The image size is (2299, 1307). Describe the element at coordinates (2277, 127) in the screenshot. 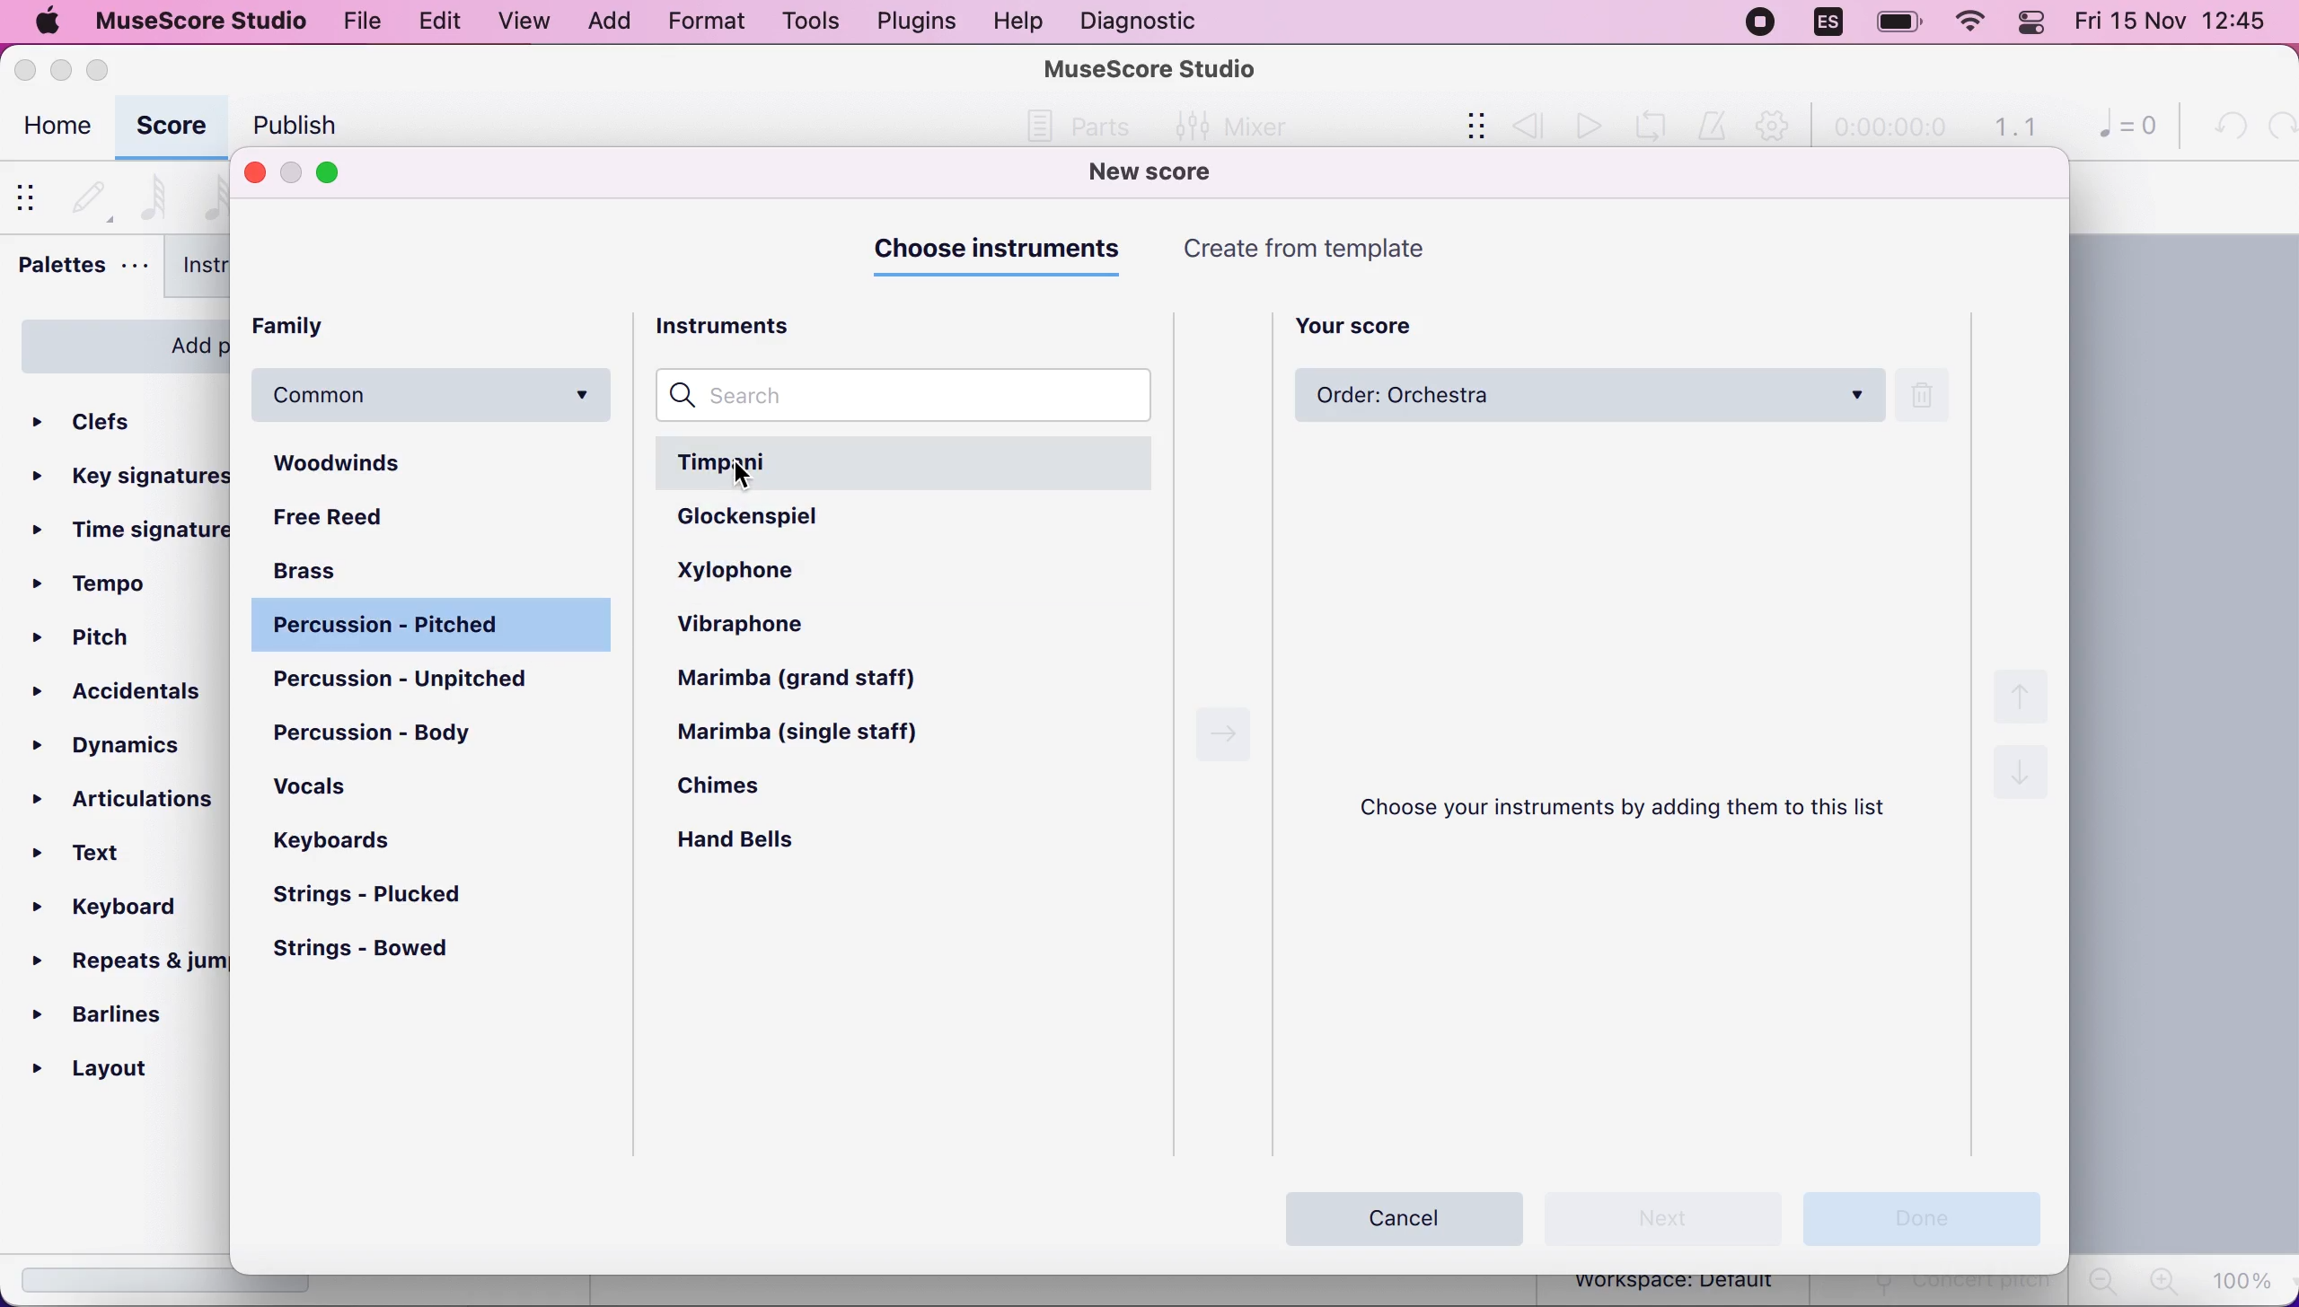

I see `redo` at that location.